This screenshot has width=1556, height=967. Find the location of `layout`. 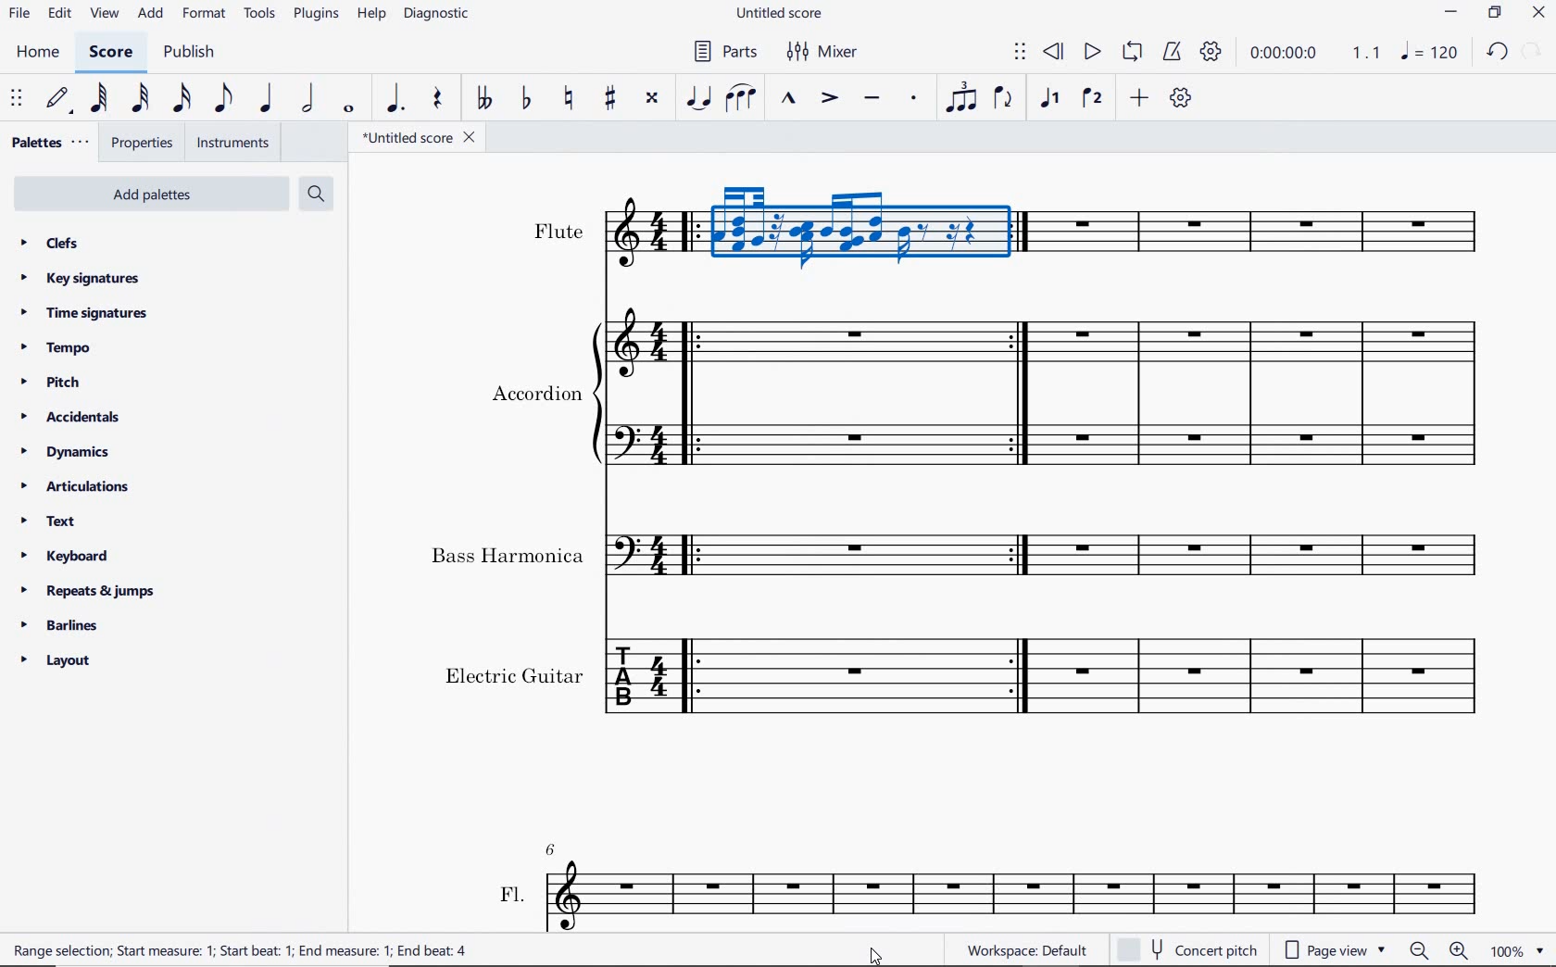

layout is located at coordinates (56, 660).